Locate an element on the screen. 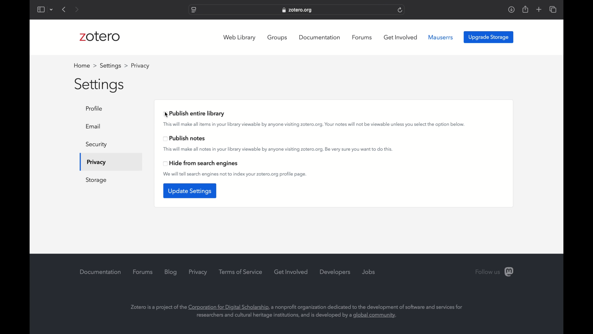  This will make all items in your library viewable is located at coordinates (313, 125).